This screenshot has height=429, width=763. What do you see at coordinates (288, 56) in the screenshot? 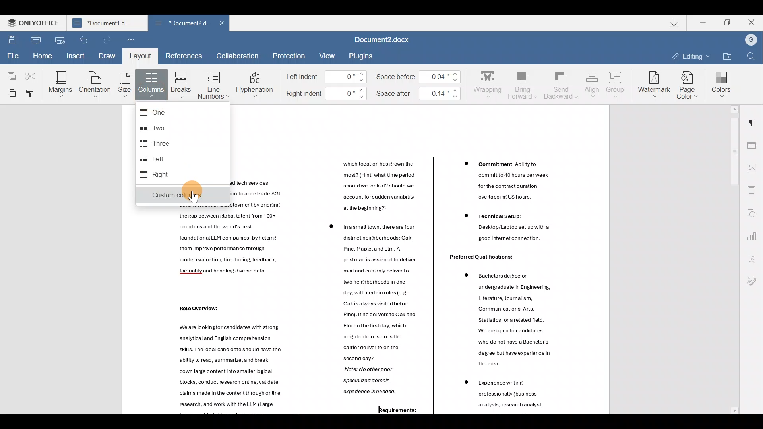
I see `Protection` at bounding box center [288, 56].